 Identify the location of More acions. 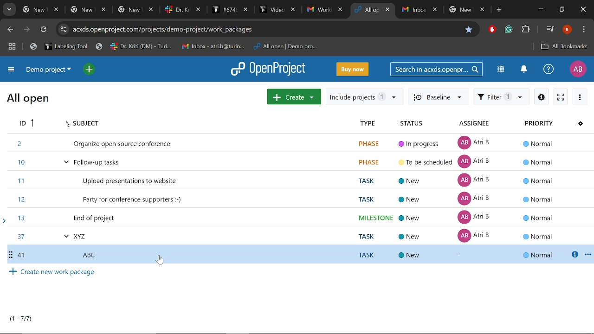
(580, 96).